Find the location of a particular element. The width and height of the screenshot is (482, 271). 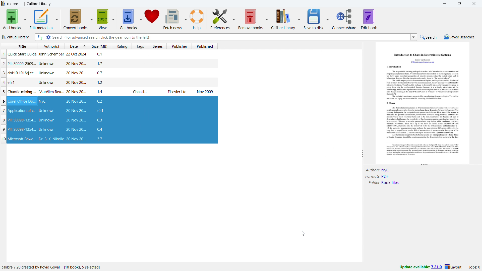

preferences is located at coordinates (220, 19).